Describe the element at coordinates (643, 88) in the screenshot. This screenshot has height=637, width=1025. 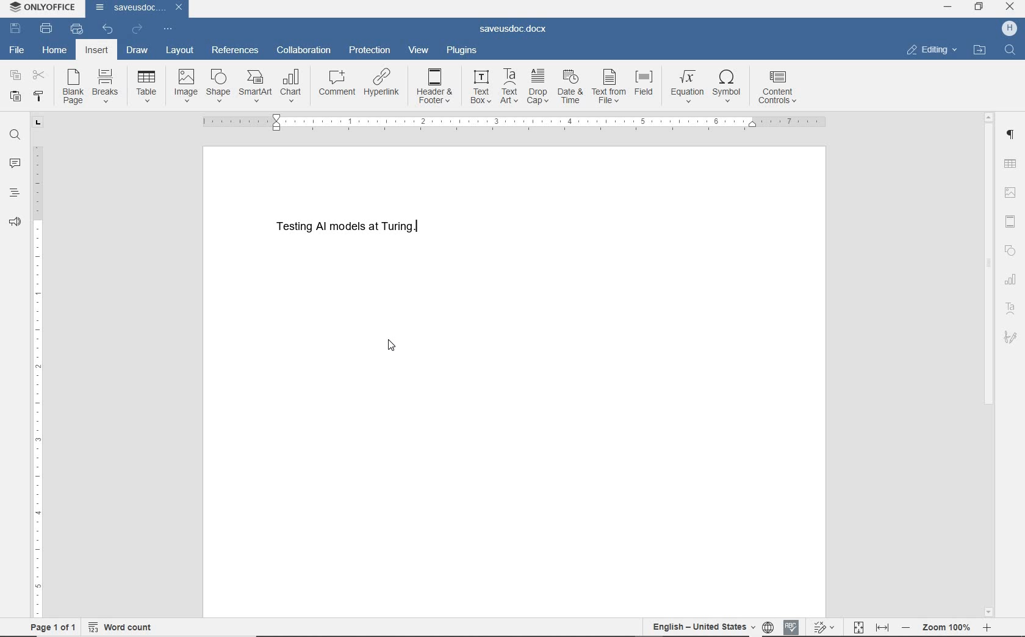
I see `field` at that location.